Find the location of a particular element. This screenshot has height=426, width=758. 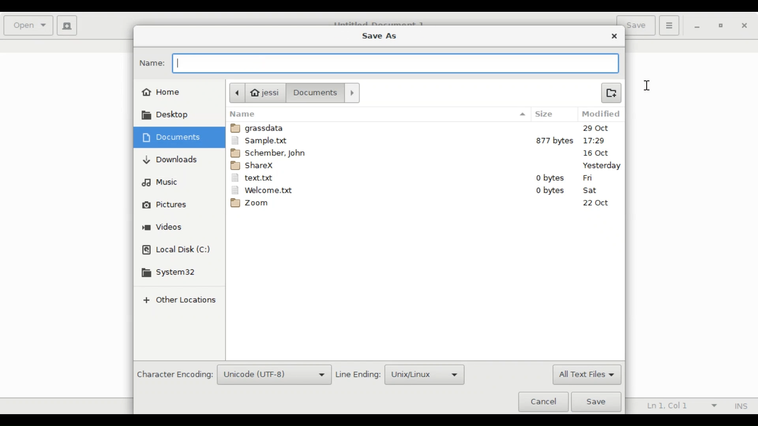

Save As is located at coordinates (379, 35).